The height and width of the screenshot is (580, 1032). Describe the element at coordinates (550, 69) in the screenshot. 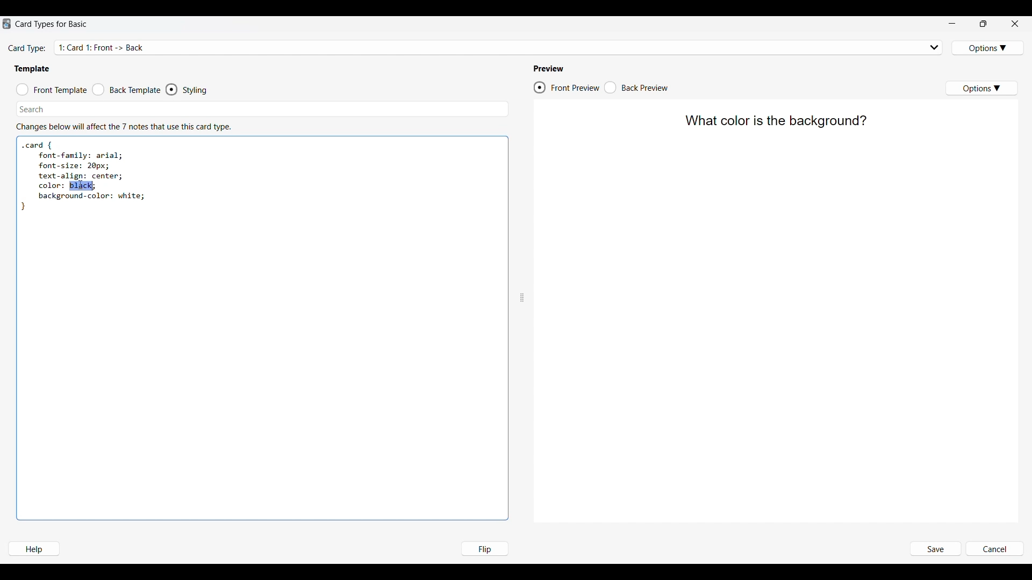

I see `Indicates Preview section` at that location.